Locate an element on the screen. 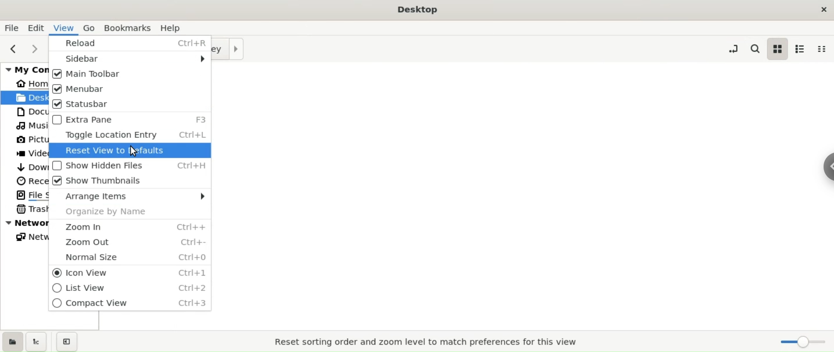 The width and height of the screenshot is (834, 352). chrome options is located at coordinates (823, 164).